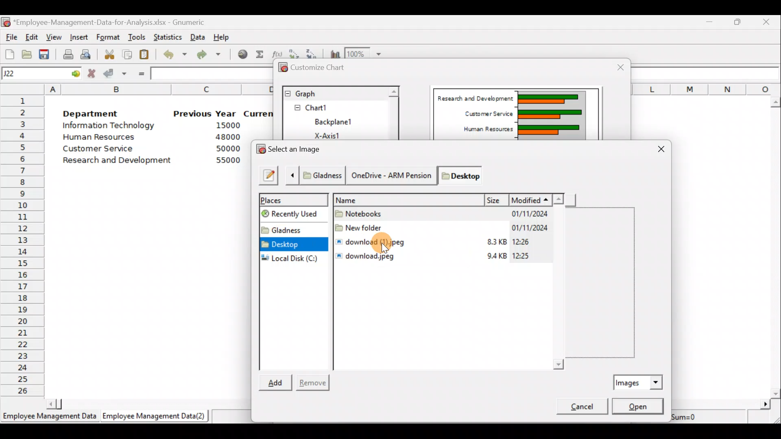 Image resolution: width=781 pixels, height=439 pixels. What do you see at coordinates (539, 198) in the screenshot?
I see `Modified` at bounding box center [539, 198].